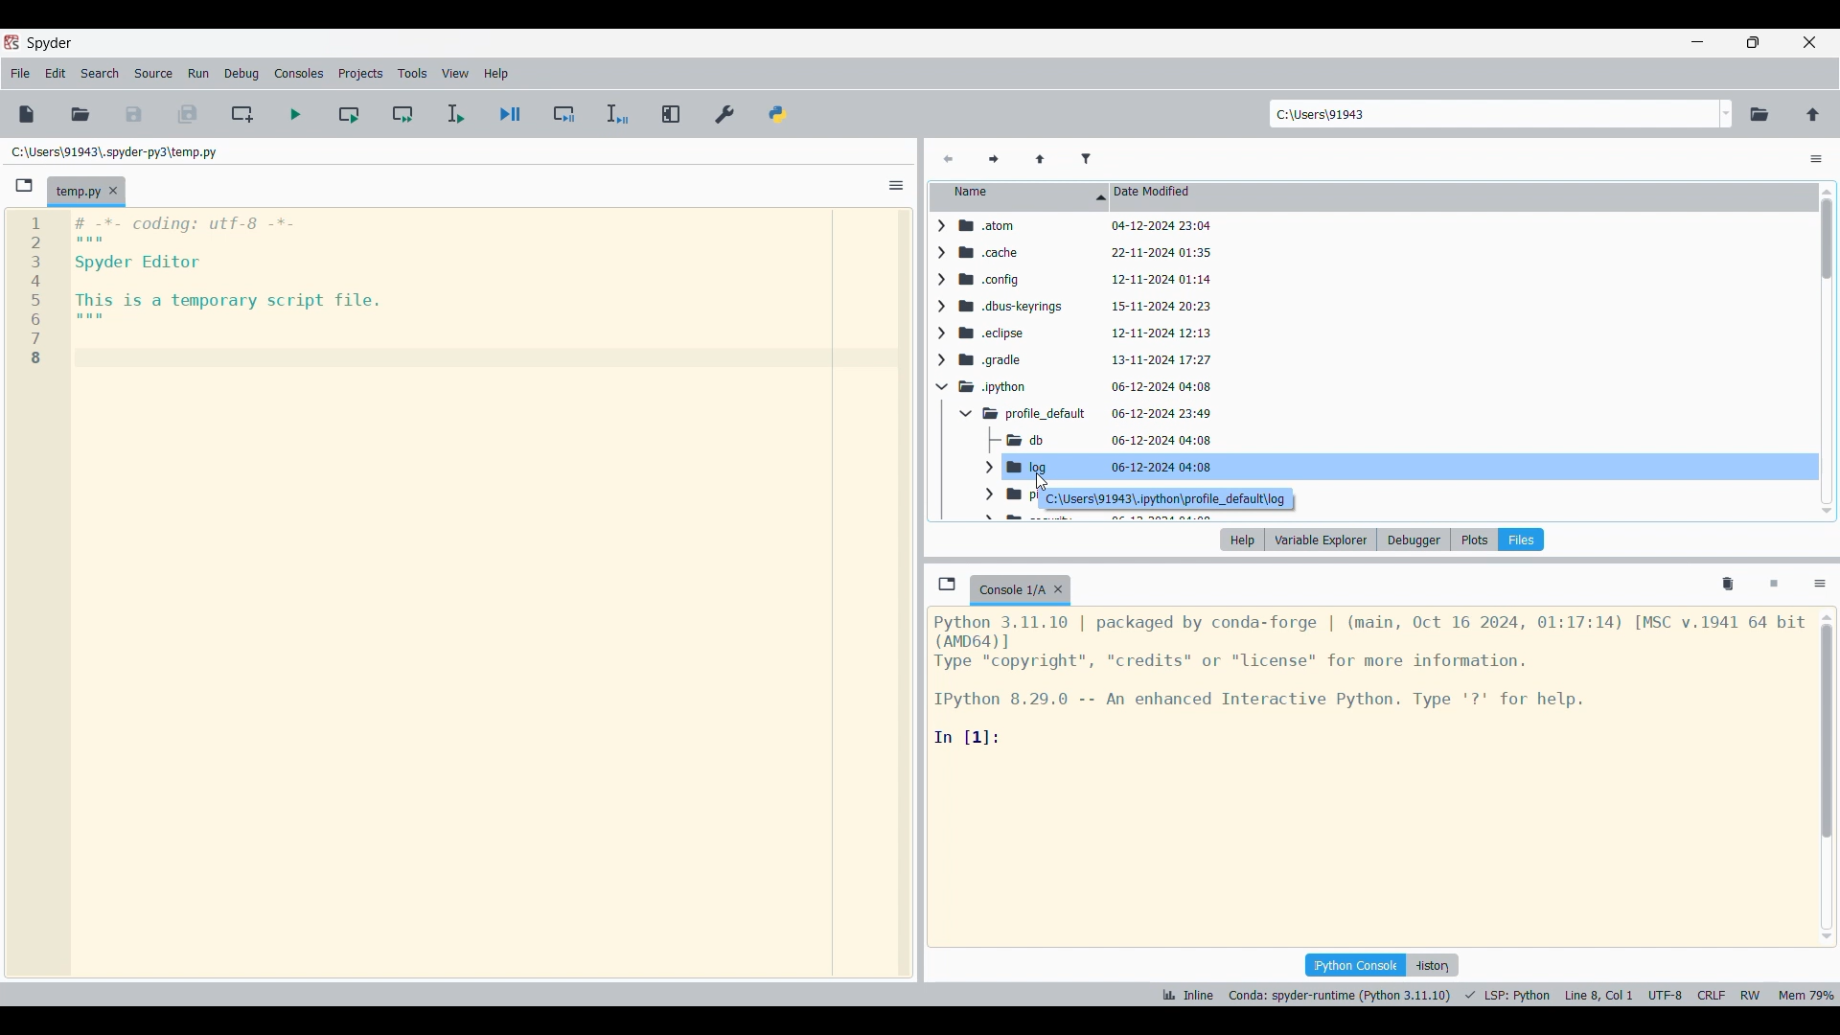 The image size is (1840, 1035). Describe the element at coordinates (1020, 197) in the screenshot. I see `Name column, current sorting` at that location.